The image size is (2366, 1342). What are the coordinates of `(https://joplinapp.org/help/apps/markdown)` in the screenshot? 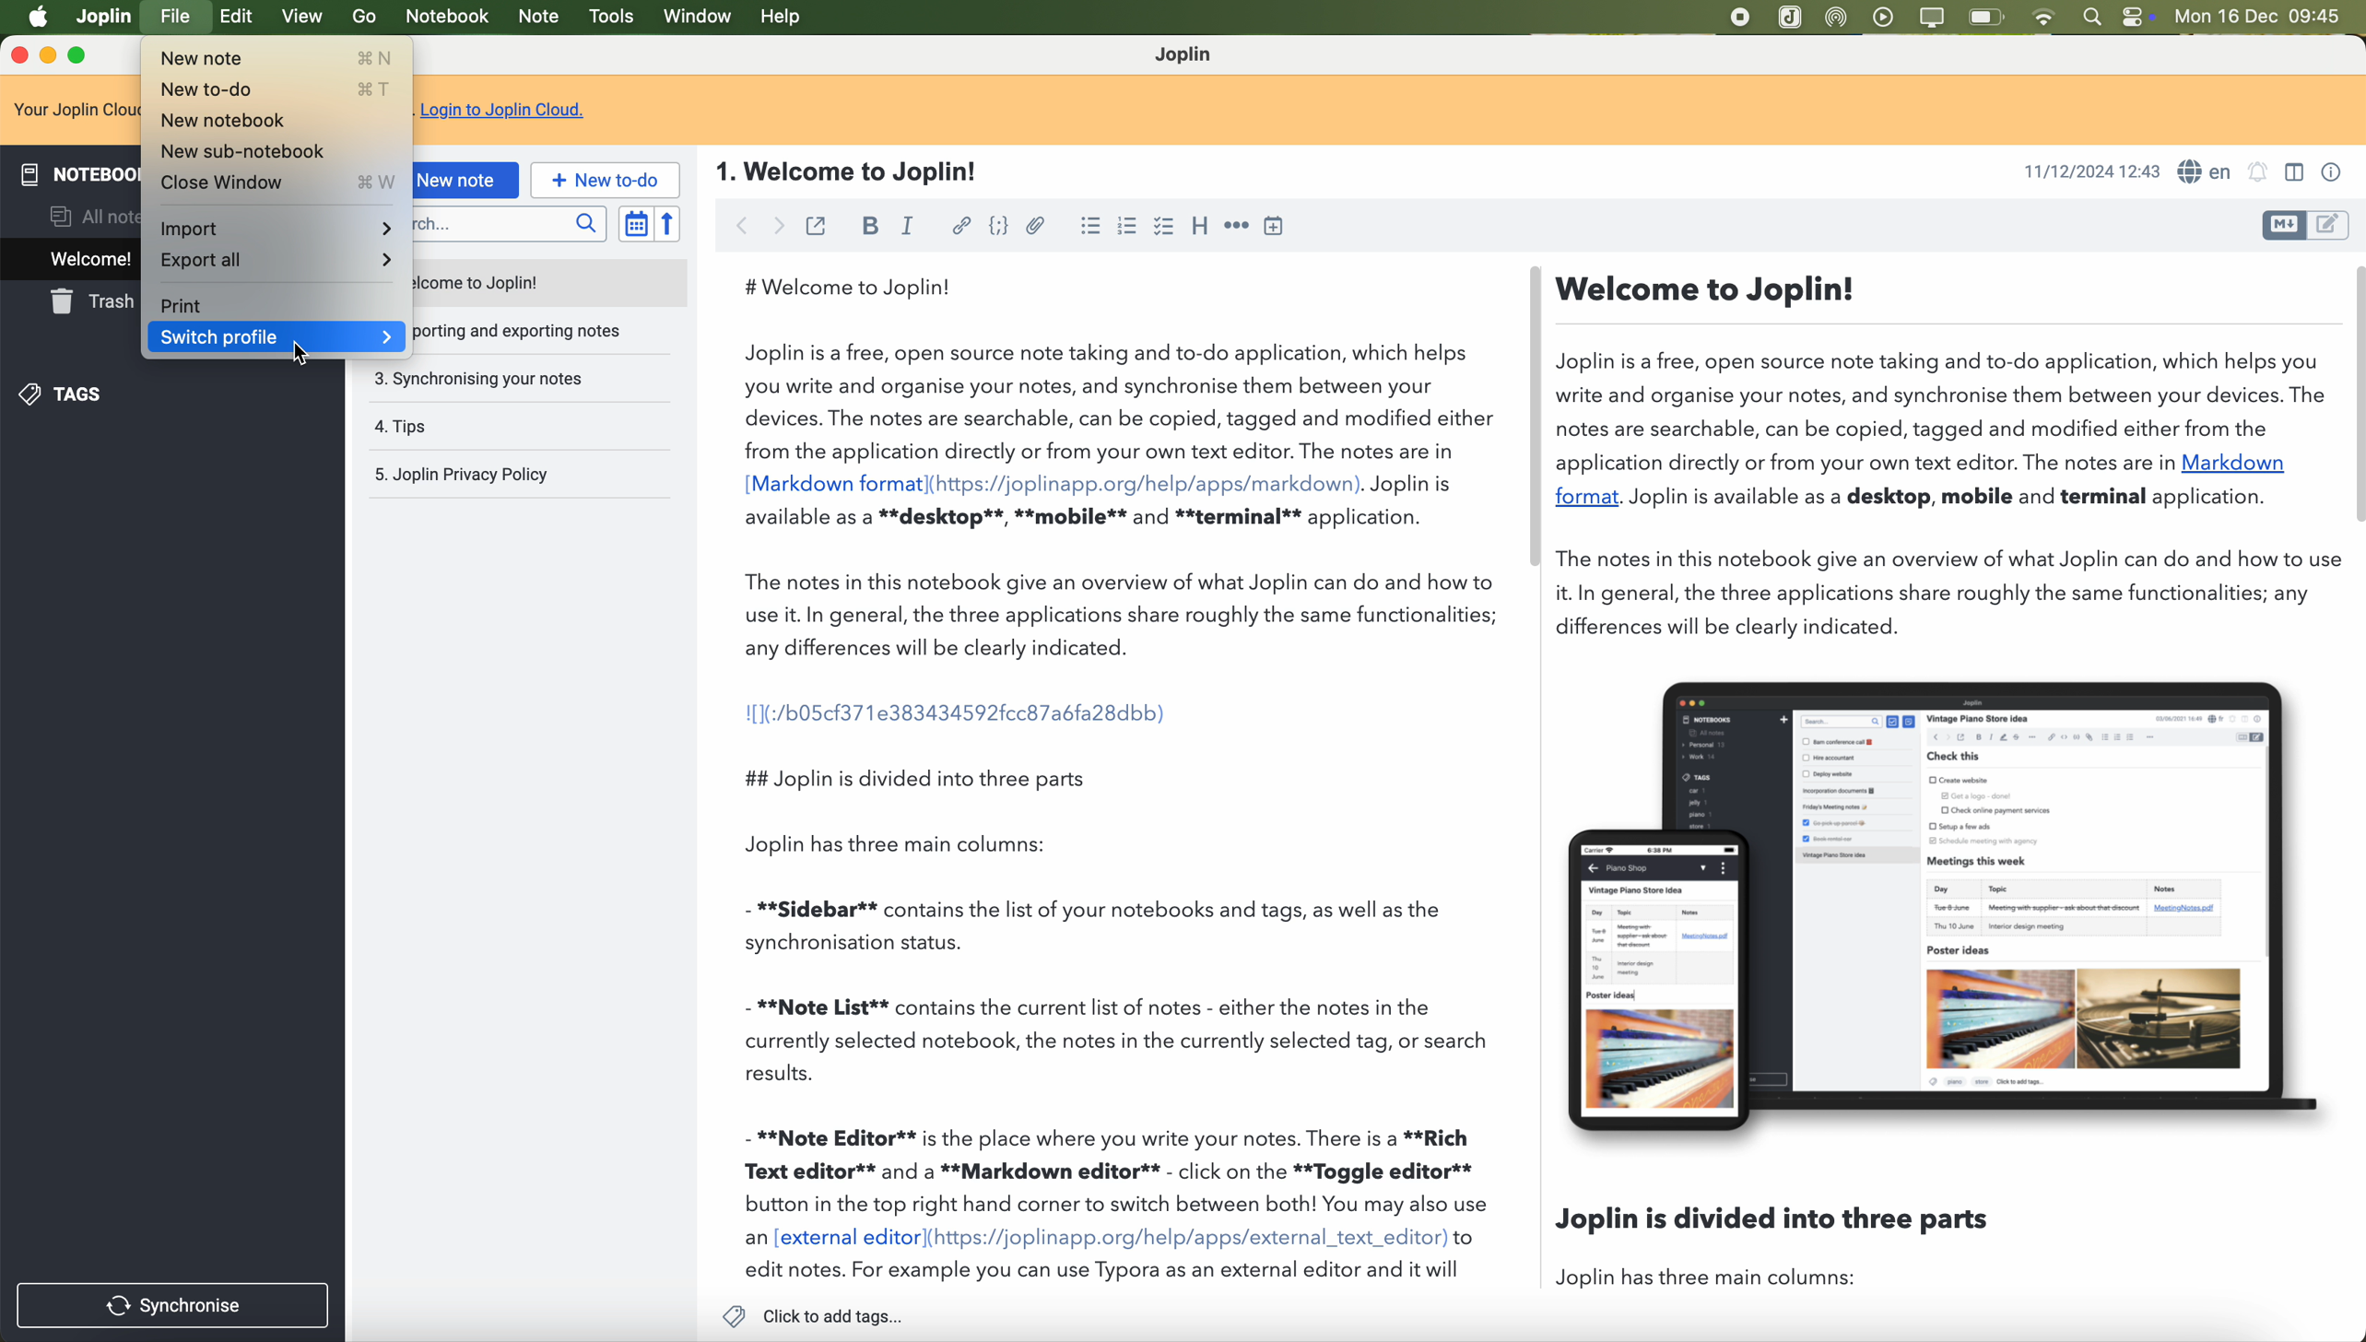 It's located at (1148, 483).